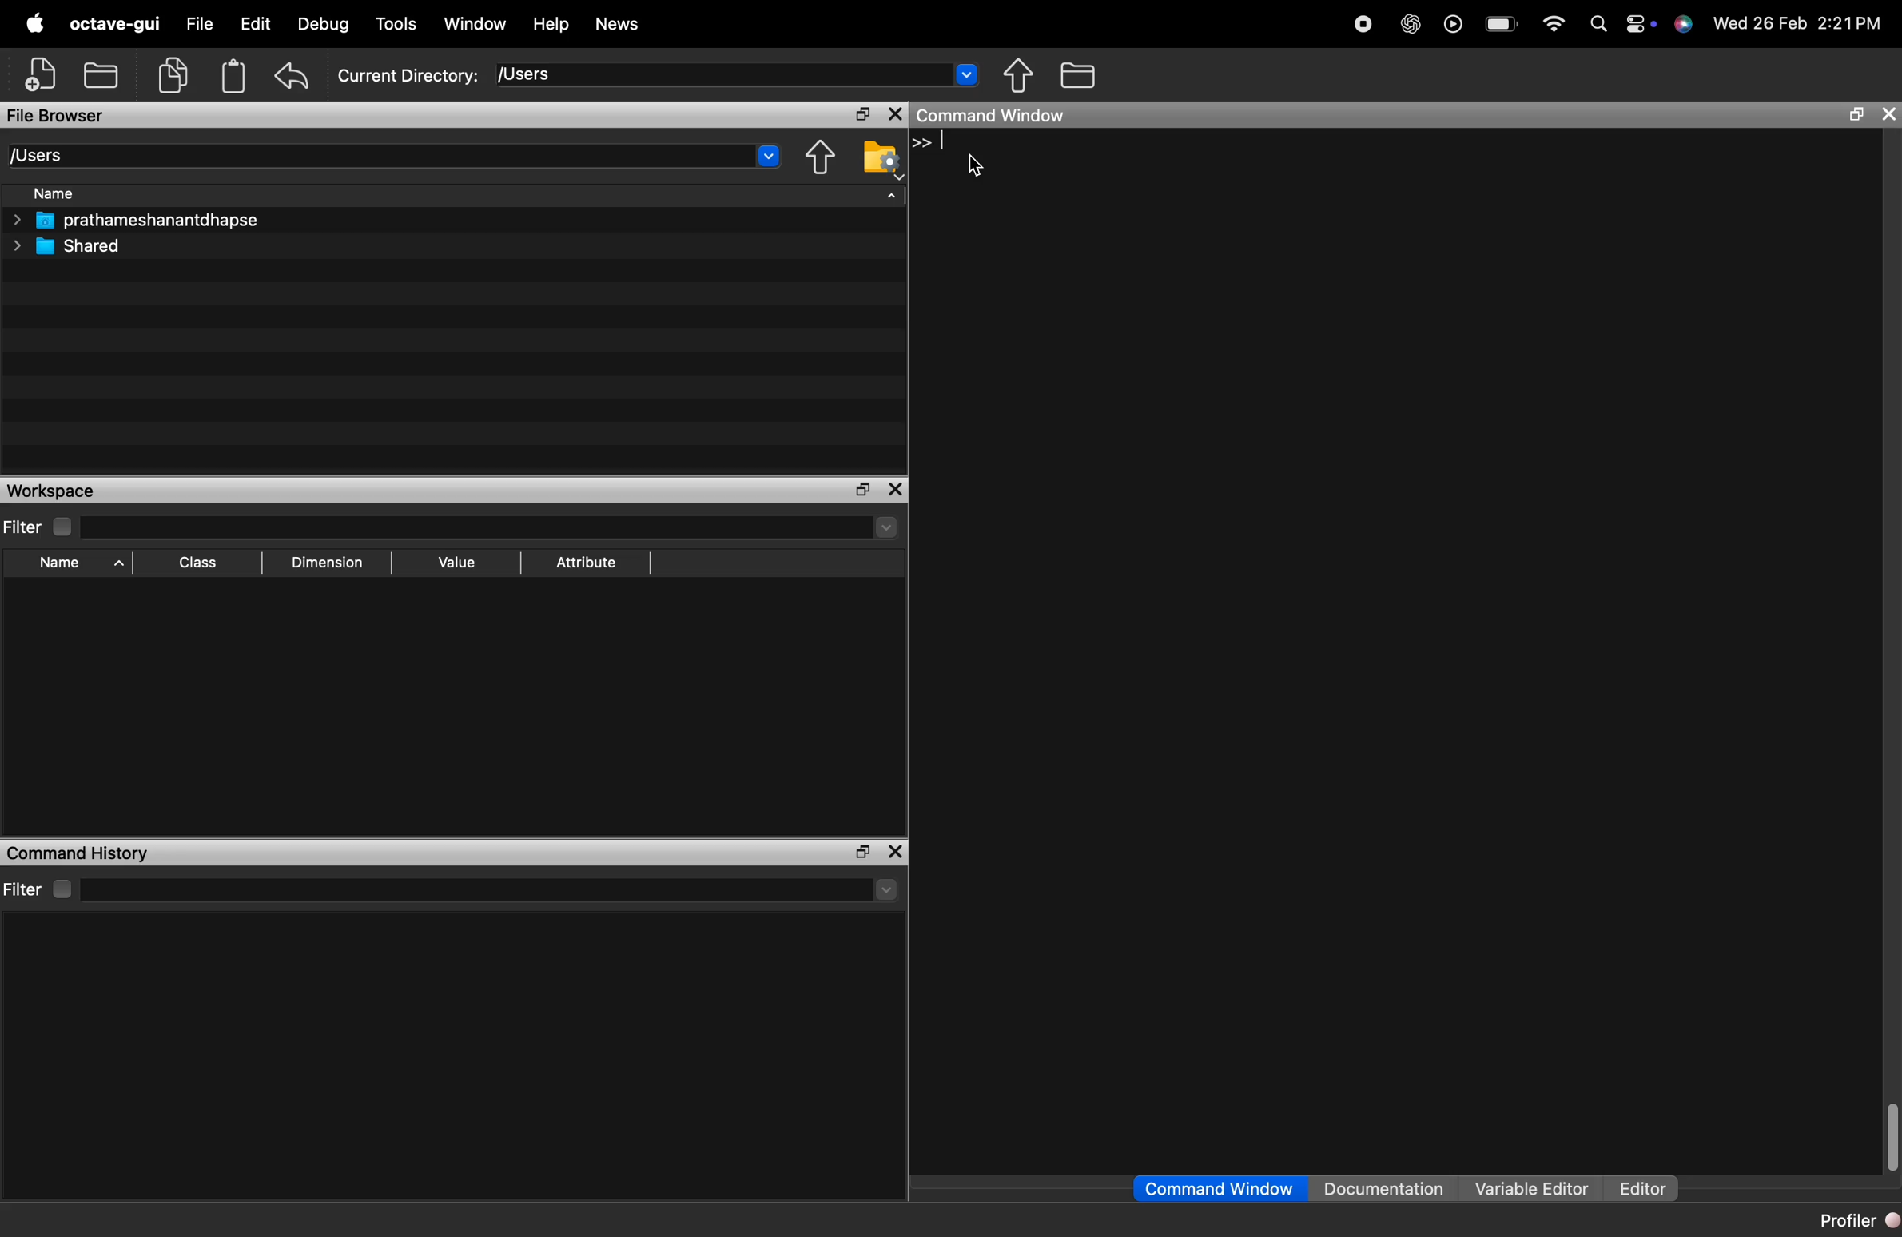 This screenshot has height=1237, width=1902. Describe the element at coordinates (1888, 115) in the screenshot. I see `close` at that location.